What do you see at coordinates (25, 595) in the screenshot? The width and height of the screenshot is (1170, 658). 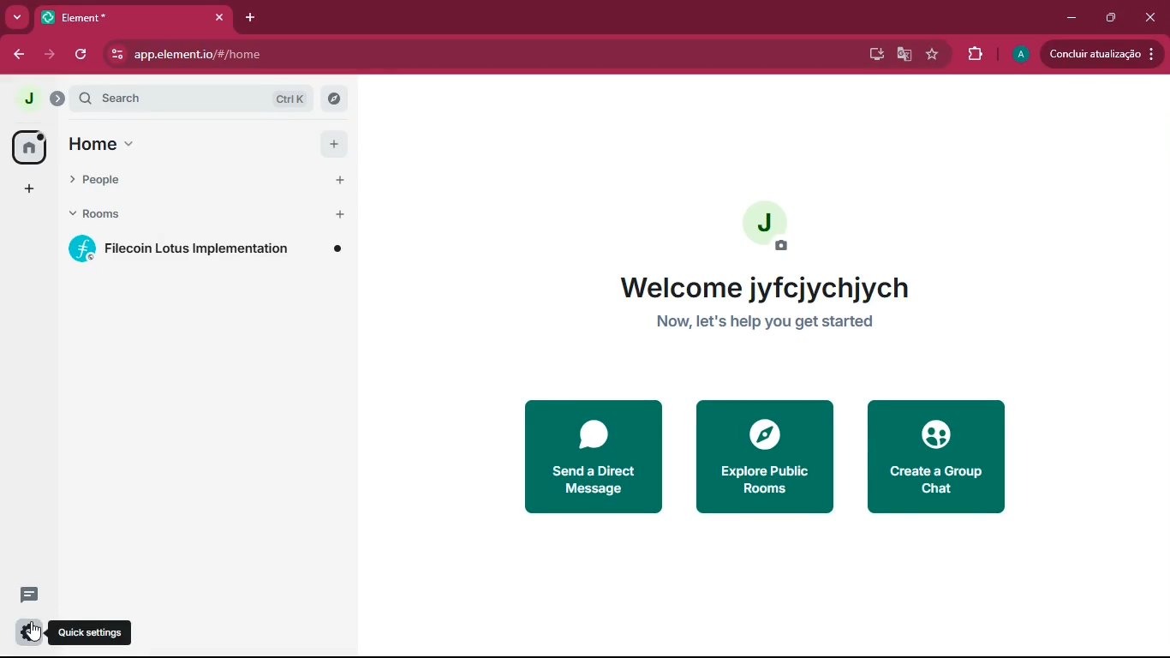 I see `message` at bounding box center [25, 595].